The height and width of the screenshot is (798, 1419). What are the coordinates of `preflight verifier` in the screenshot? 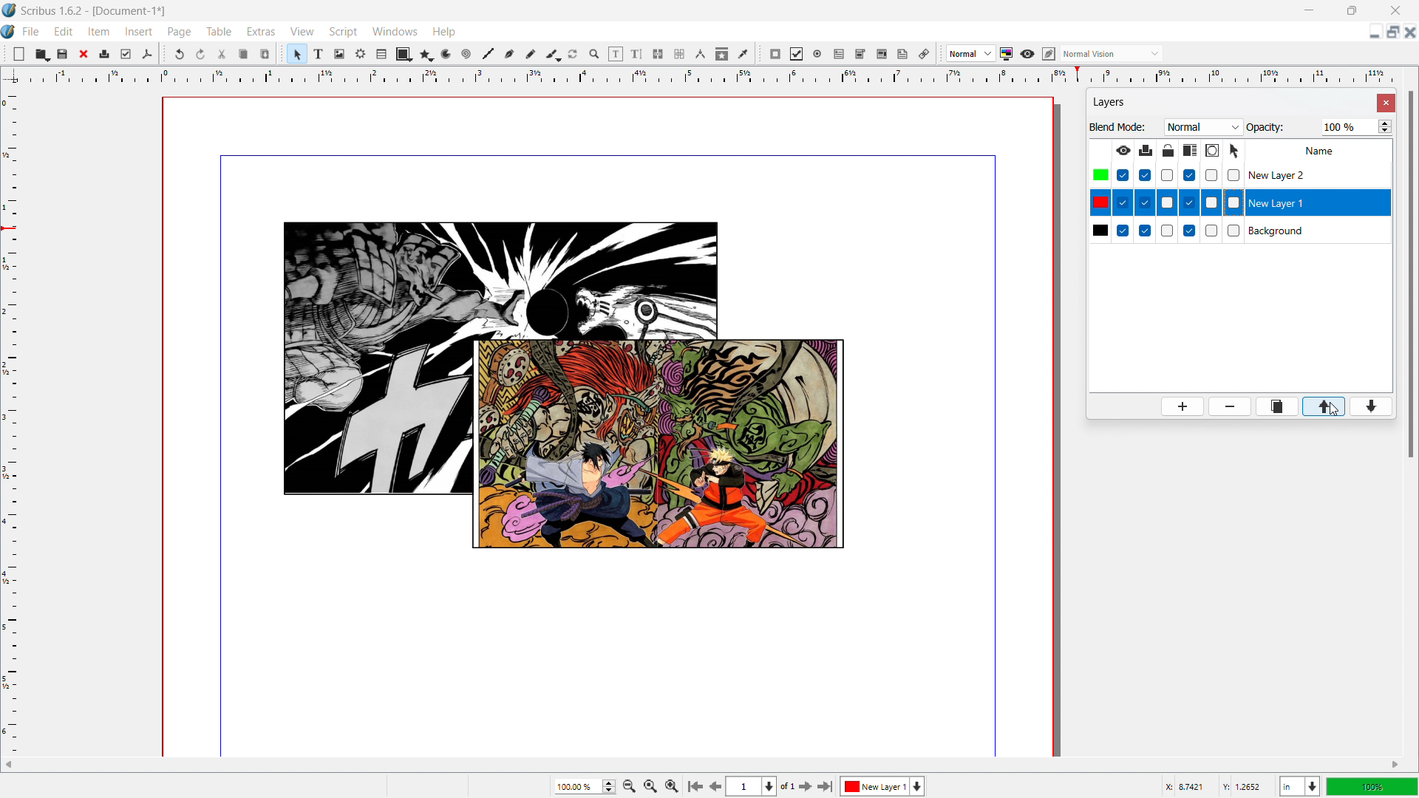 It's located at (126, 54).